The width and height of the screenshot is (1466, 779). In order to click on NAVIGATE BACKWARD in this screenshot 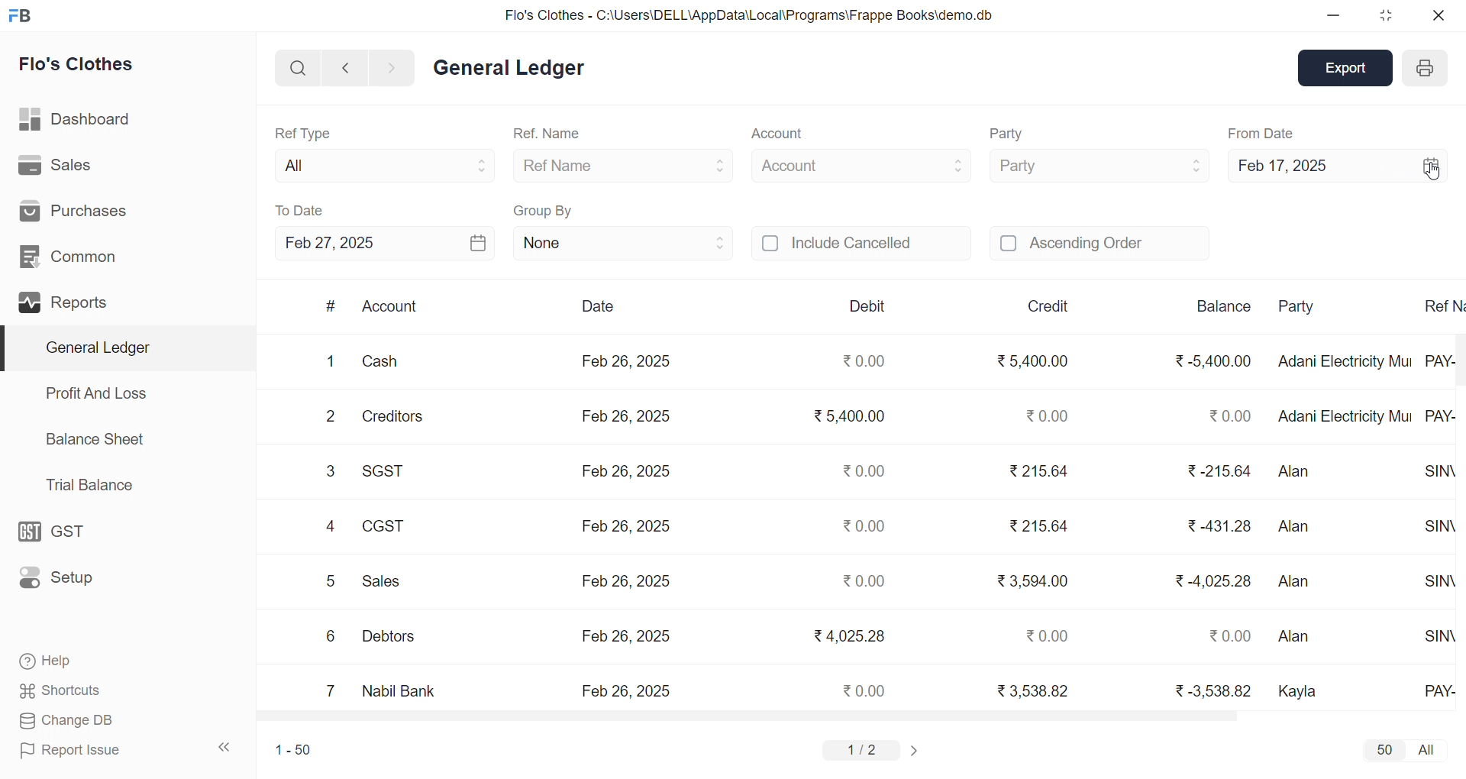, I will do `click(344, 66)`.